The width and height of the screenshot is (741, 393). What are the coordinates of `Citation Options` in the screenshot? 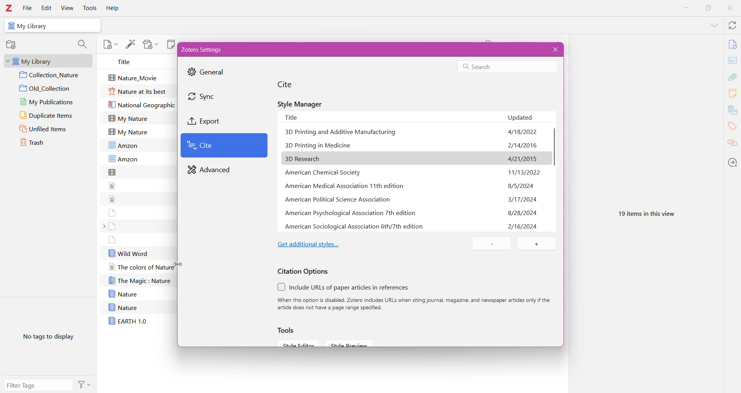 It's located at (304, 271).